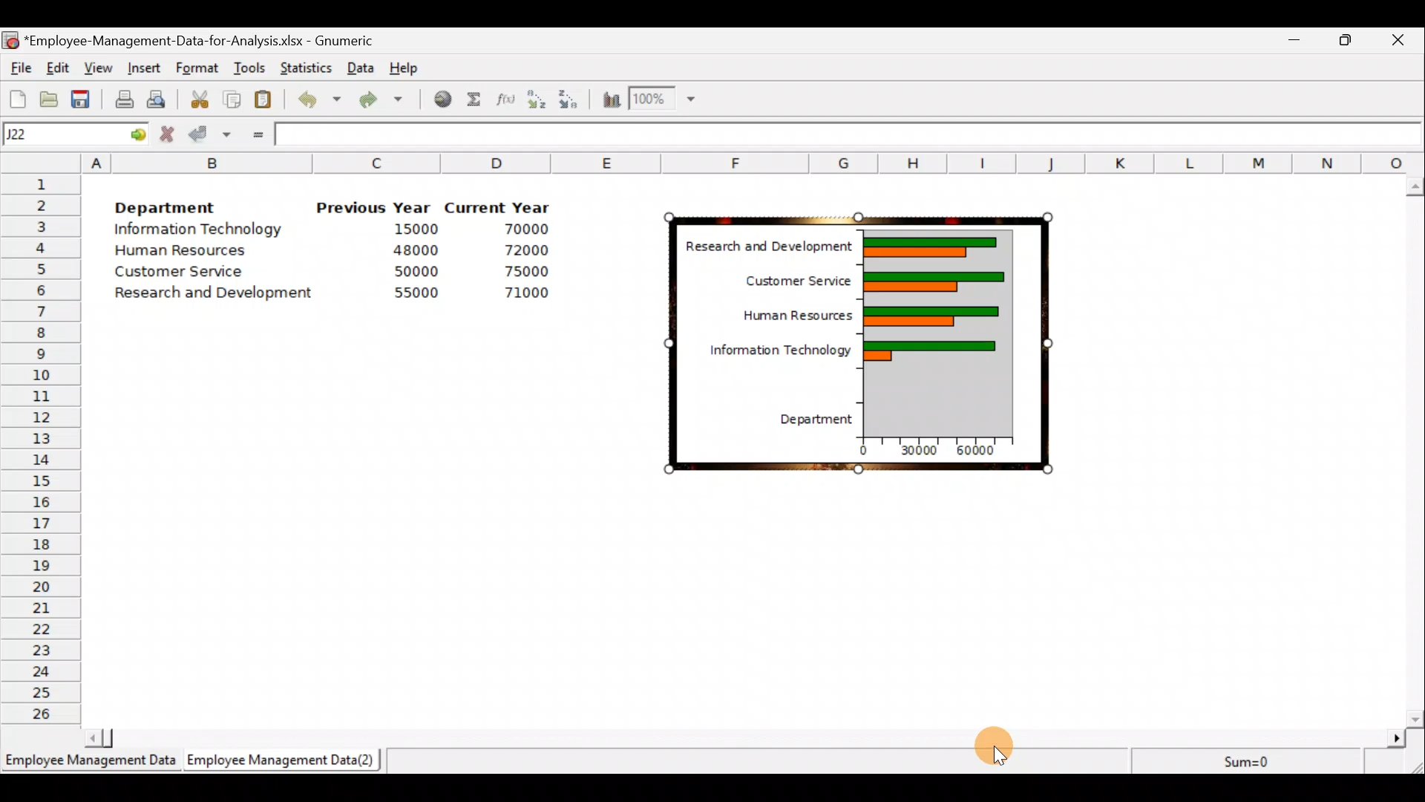 This screenshot has height=802, width=1425. I want to click on 30000, so click(917, 454).